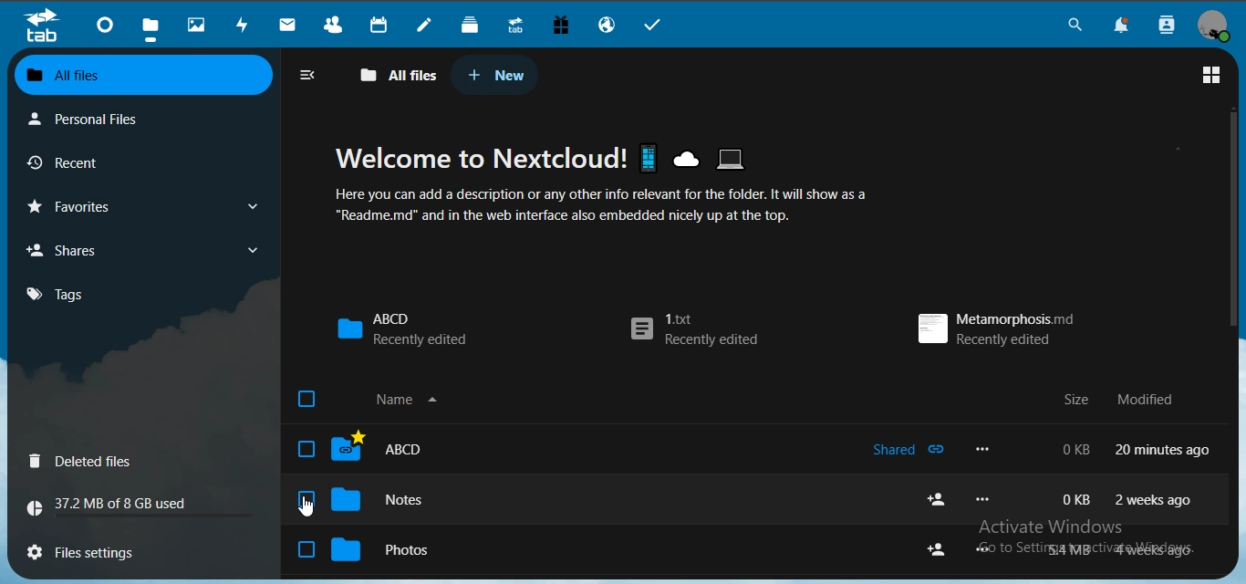 The image size is (1246, 584). Describe the element at coordinates (936, 498) in the screenshot. I see `share` at that location.